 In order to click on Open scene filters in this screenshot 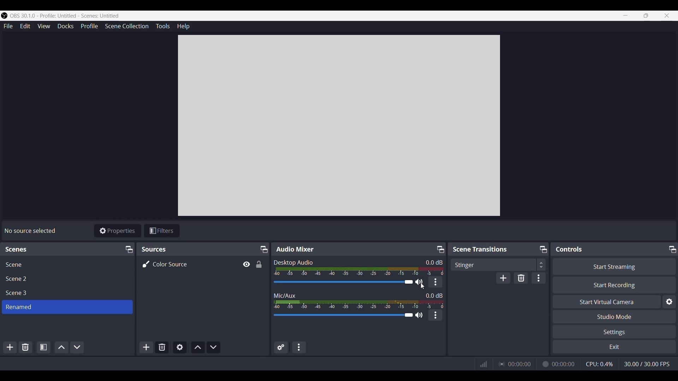, I will do `click(43, 347)`.